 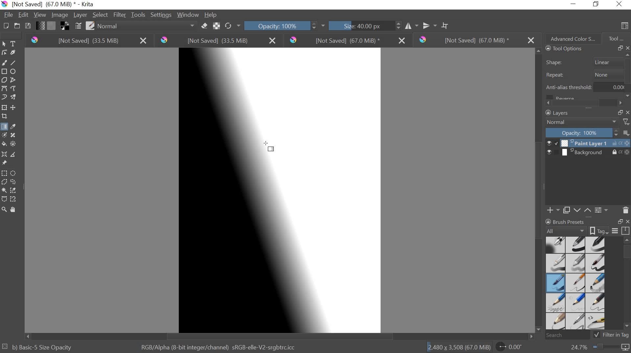 I want to click on WRAP AROUND MODE, so click(x=447, y=24).